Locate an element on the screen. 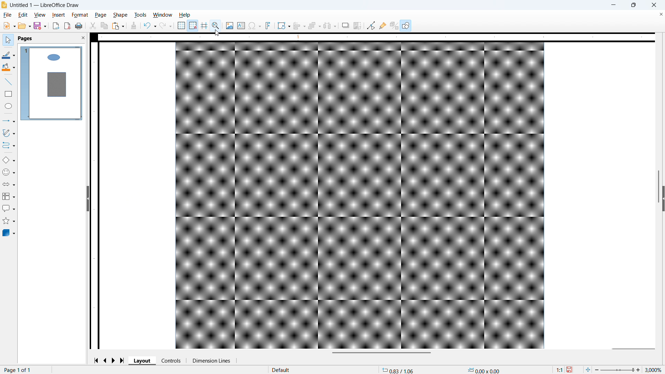 The width and height of the screenshot is (665, 374). Edit  is located at coordinates (23, 15).